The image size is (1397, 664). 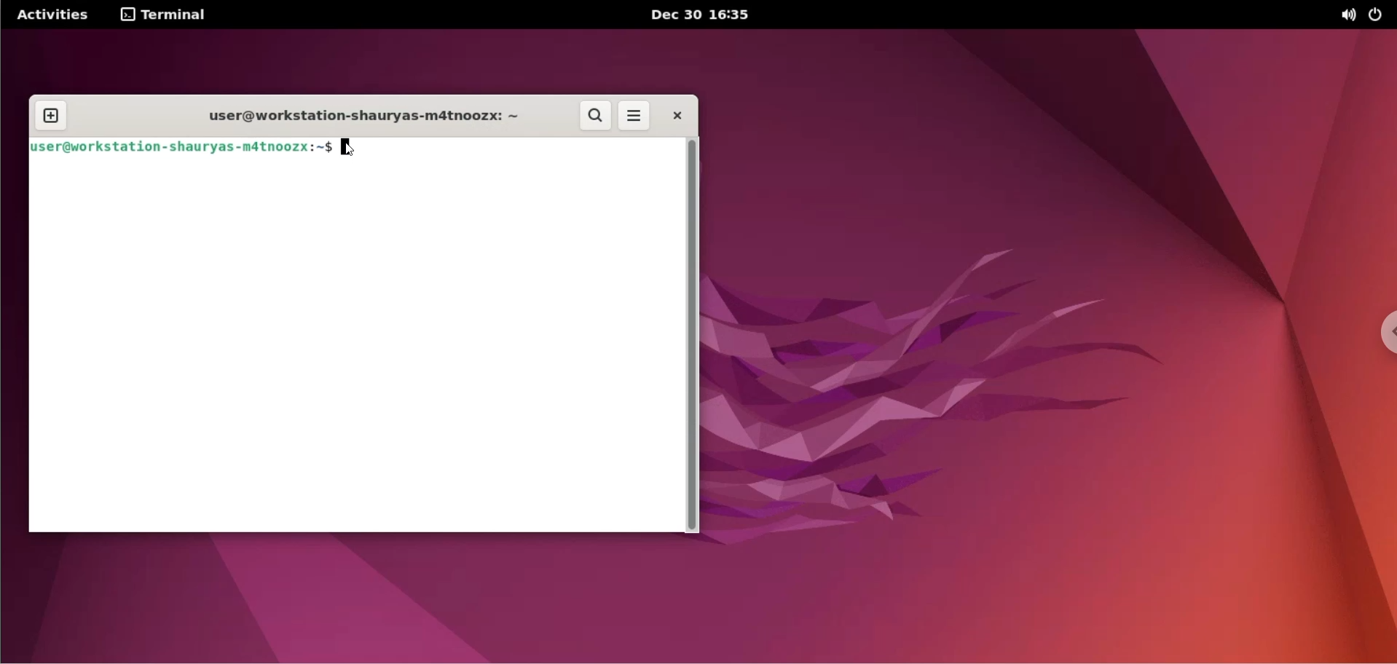 What do you see at coordinates (350, 150) in the screenshot?
I see `cursor ` at bounding box center [350, 150].